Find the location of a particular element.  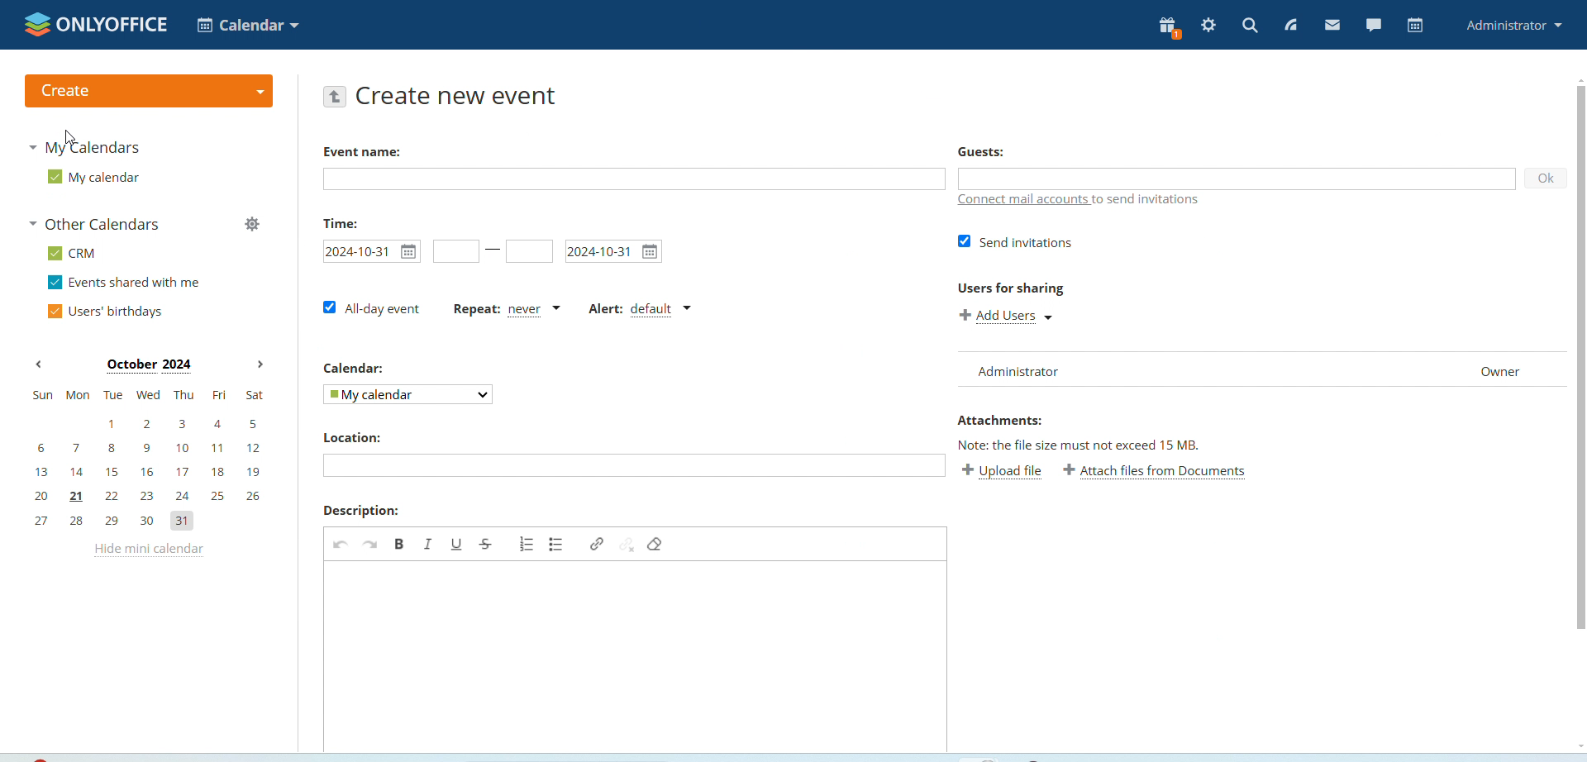

my calendar is located at coordinates (98, 176).